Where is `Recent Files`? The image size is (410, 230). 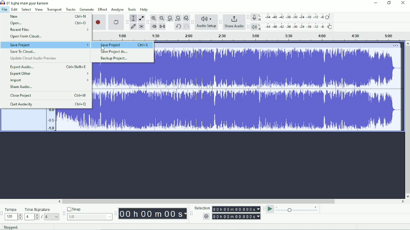 Recent Files is located at coordinates (48, 30).